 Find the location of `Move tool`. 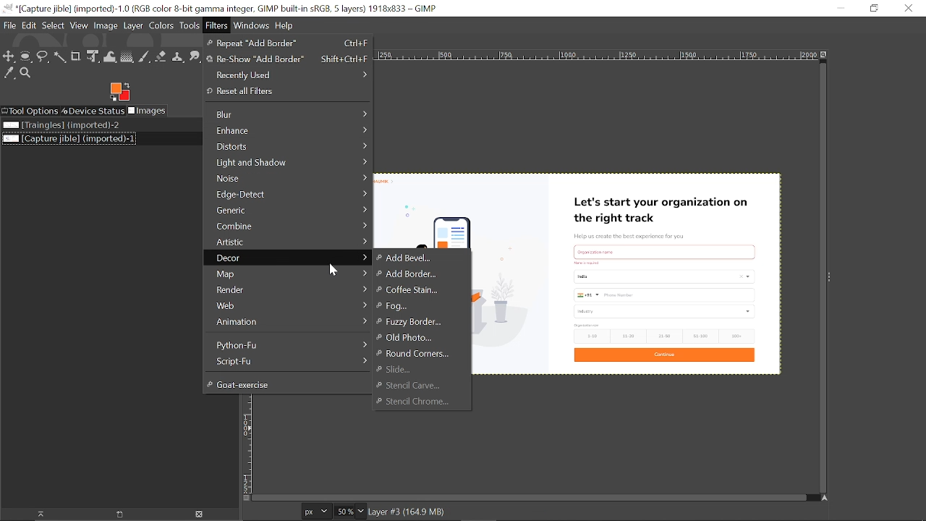

Move tool is located at coordinates (9, 56).